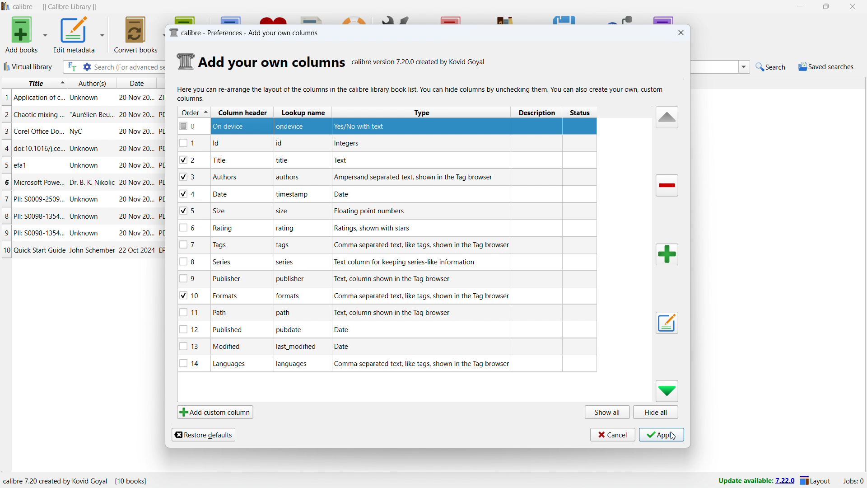  What do you see at coordinates (6, 250) in the screenshot?
I see `10` at bounding box center [6, 250].